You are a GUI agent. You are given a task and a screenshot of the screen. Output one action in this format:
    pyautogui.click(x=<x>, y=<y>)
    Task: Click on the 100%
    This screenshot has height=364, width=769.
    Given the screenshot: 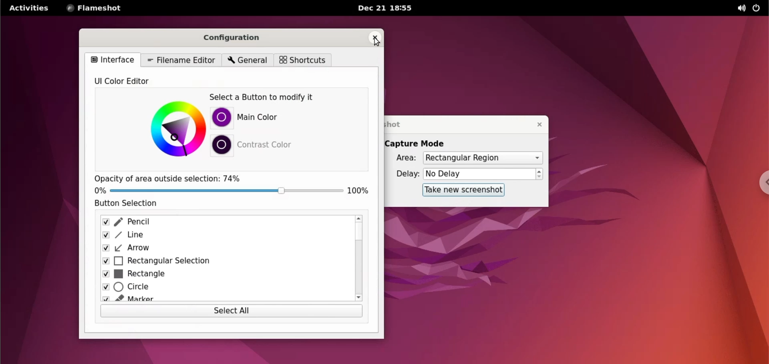 What is the action you would take?
    pyautogui.click(x=358, y=189)
    